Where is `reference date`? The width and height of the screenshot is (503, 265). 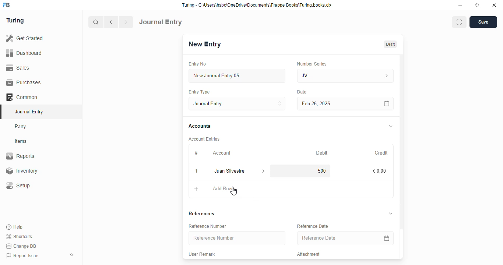
reference date is located at coordinates (335, 238).